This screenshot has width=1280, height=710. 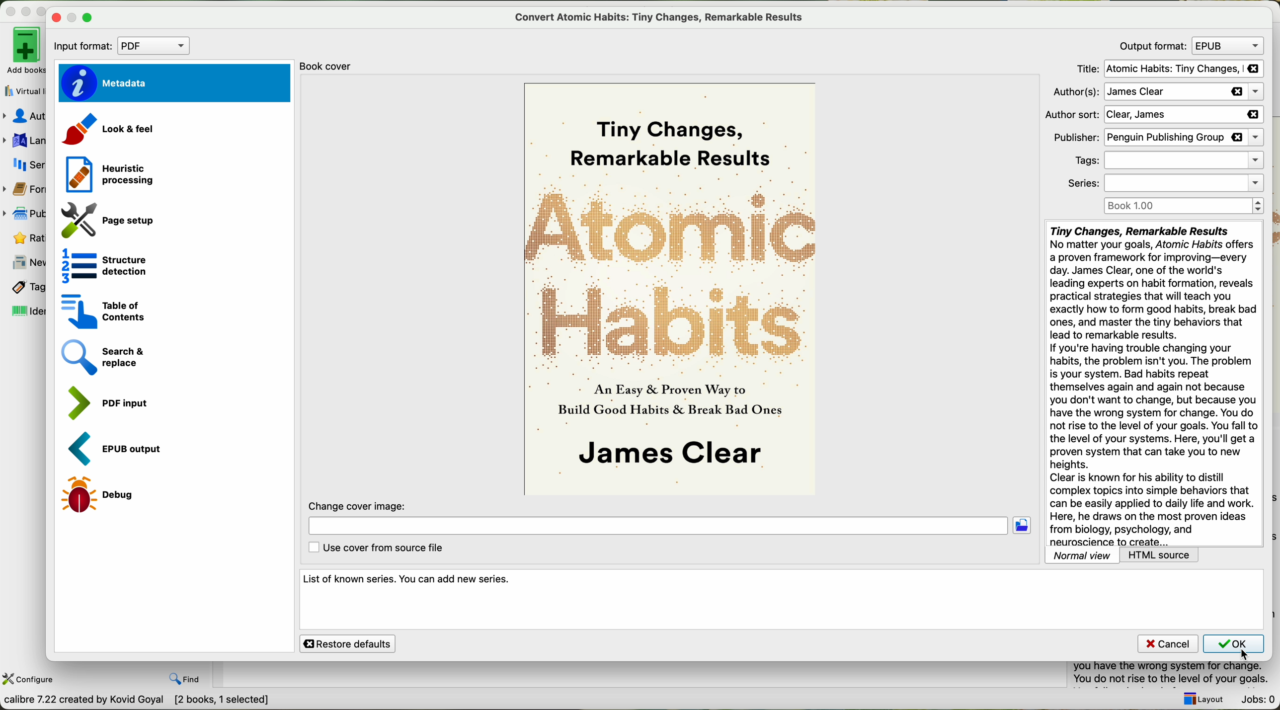 I want to click on MOBI output, so click(x=120, y=449).